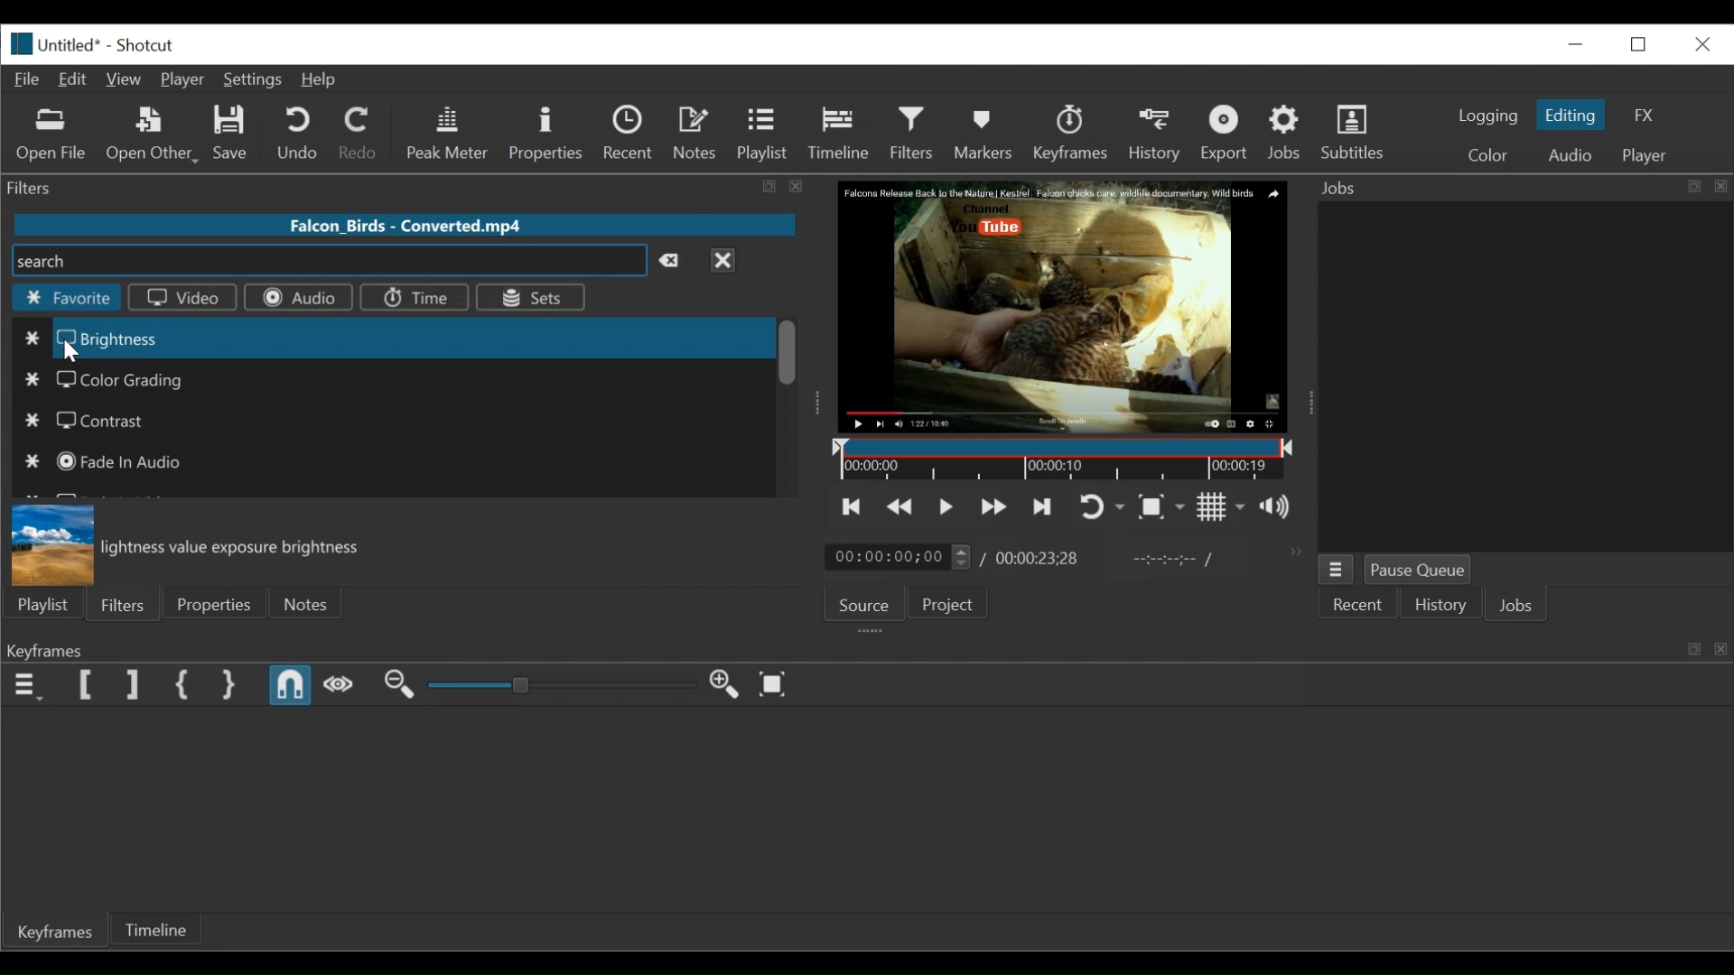 This screenshot has width=1734, height=975. What do you see at coordinates (183, 297) in the screenshot?
I see `Video` at bounding box center [183, 297].